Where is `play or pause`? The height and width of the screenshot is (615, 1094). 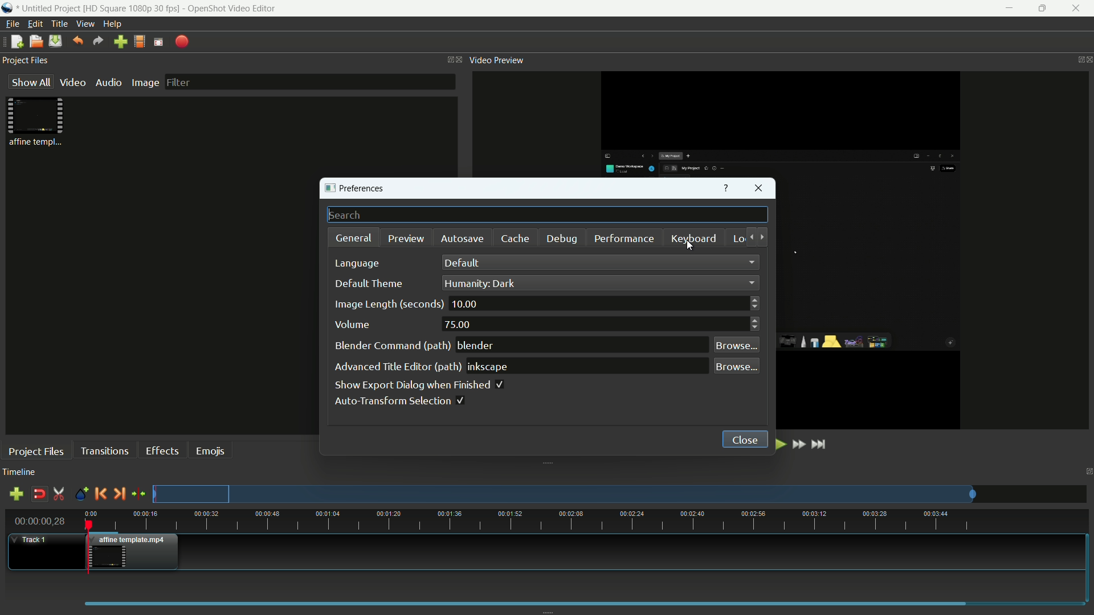 play or pause is located at coordinates (779, 444).